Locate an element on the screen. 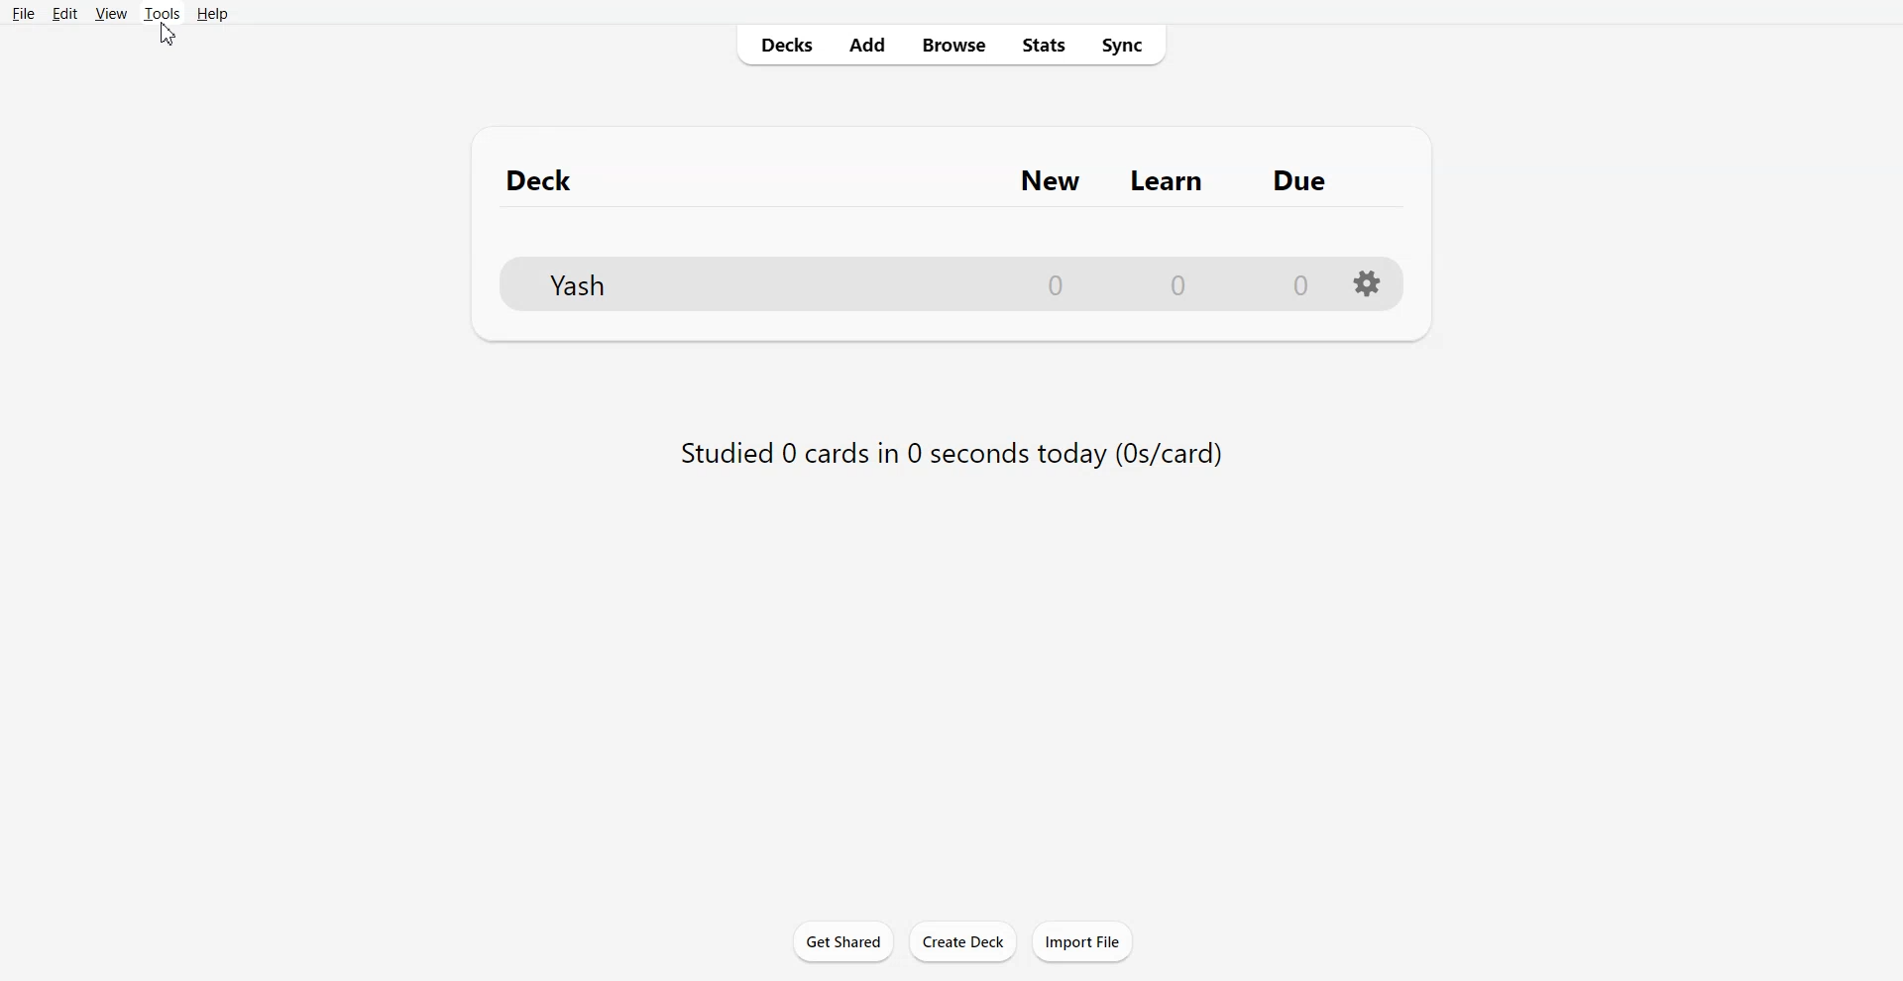 The image size is (1903, 981). Create Deck is located at coordinates (962, 940).